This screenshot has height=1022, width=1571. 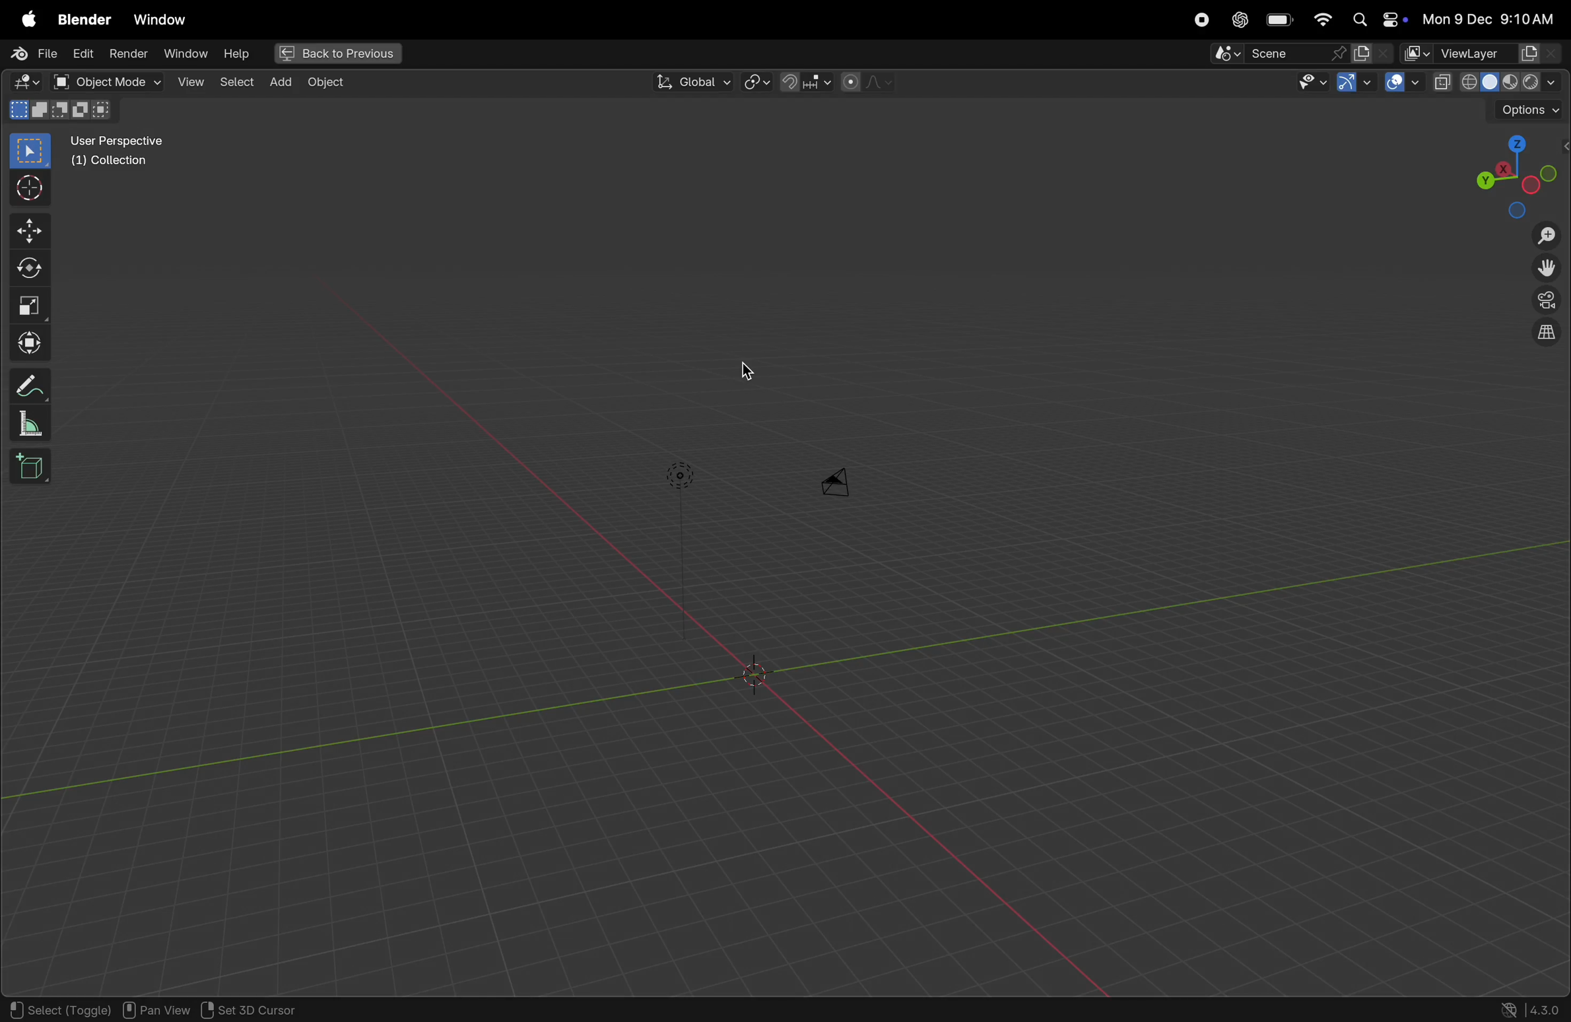 I want to click on pan view, so click(x=158, y=1008).